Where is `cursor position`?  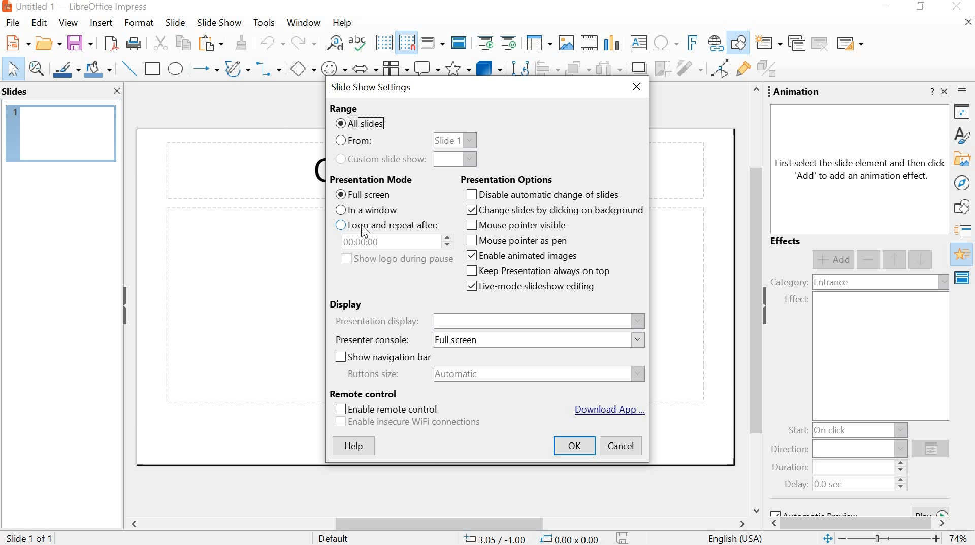
cursor position is located at coordinates (495, 539).